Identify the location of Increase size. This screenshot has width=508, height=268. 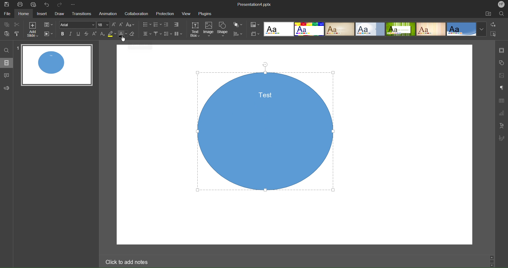
(114, 25).